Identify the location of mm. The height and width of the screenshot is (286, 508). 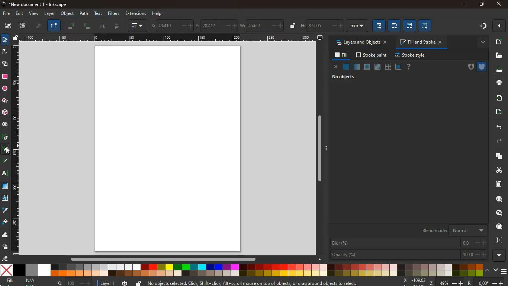
(357, 26).